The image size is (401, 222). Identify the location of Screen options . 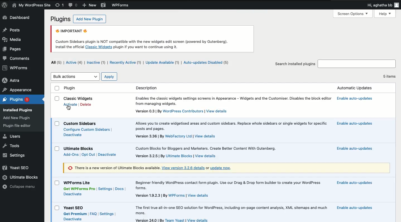
(353, 14).